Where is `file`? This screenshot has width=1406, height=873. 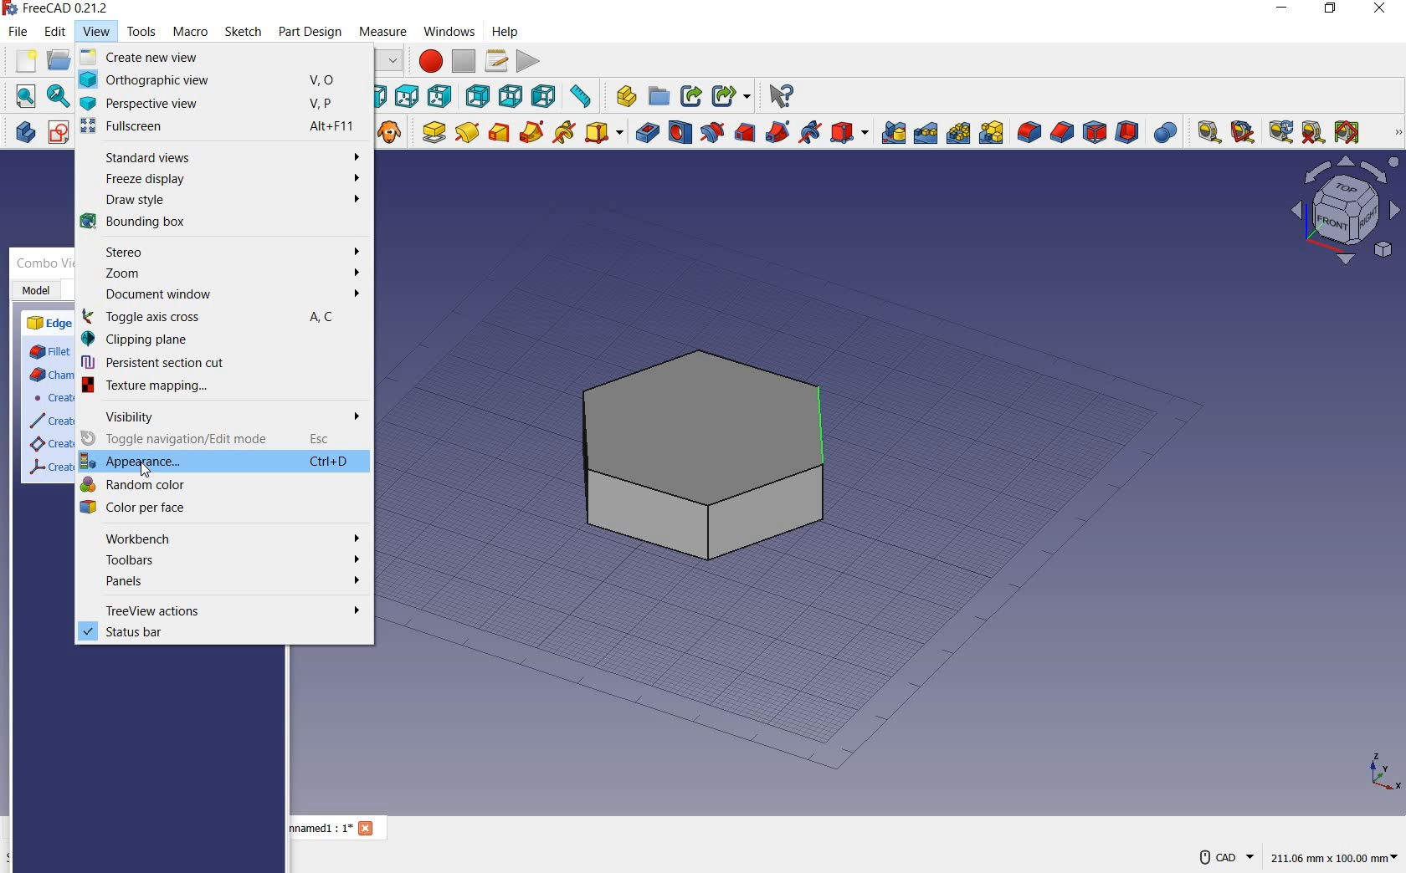
file is located at coordinates (16, 33).